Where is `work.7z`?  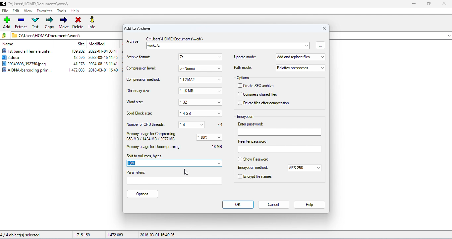
work.7z is located at coordinates (223, 46).